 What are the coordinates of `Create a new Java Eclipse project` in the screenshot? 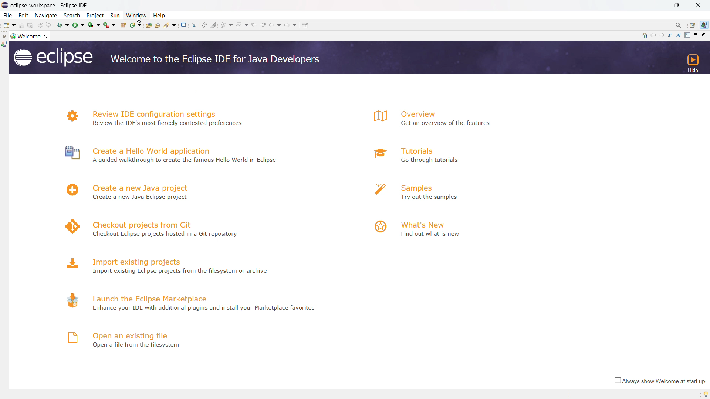 It's located at (140, 197).